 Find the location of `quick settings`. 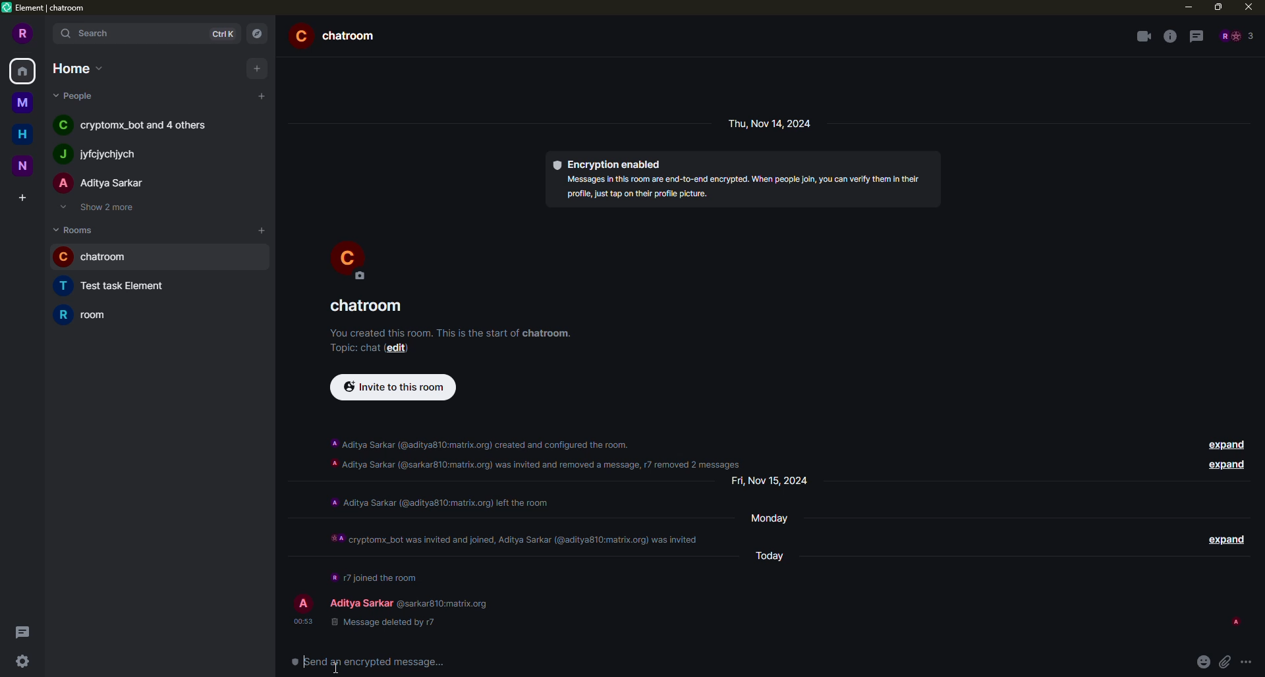

quick settings is located at coordinates (21, 663).